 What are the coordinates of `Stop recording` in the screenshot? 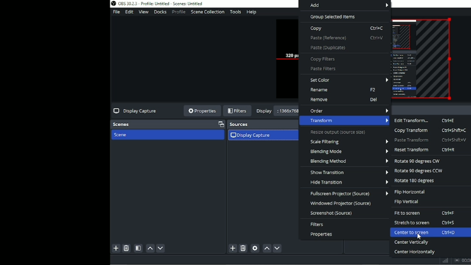 It's located at (462, 260).